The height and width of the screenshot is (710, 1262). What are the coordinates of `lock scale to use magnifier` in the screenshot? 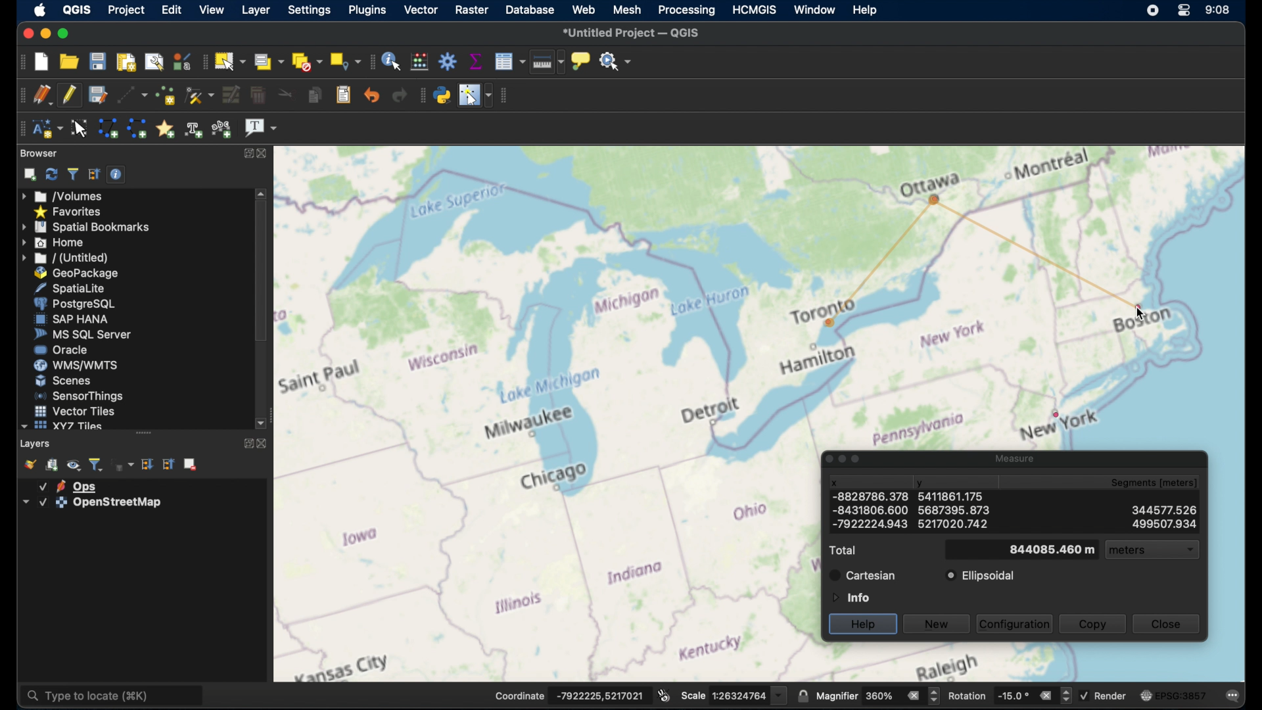 It's located at (803, 696).